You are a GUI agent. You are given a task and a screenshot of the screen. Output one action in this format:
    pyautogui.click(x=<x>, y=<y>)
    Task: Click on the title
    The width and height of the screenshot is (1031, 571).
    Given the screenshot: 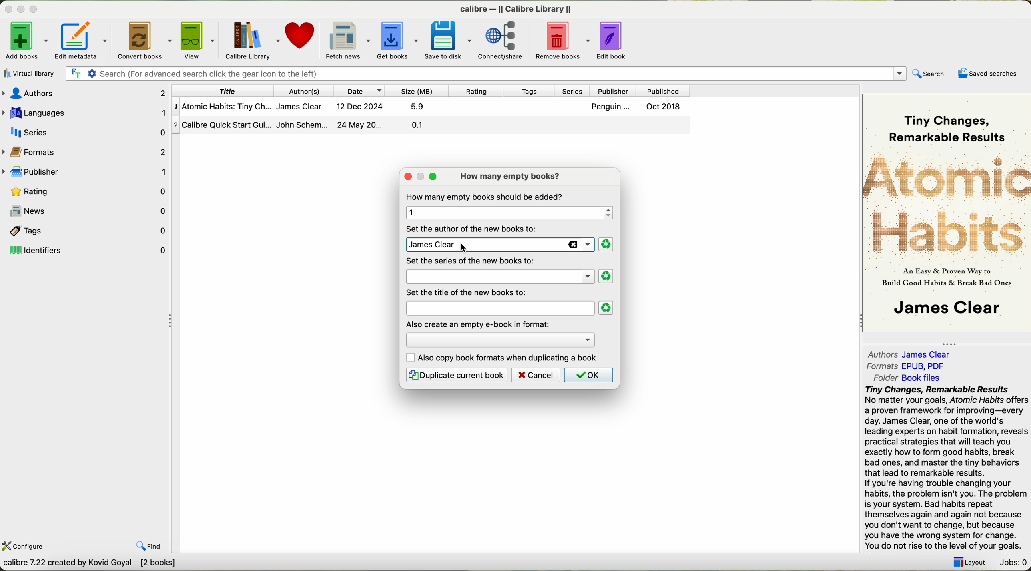 What is the action you would take?
    pyautogui.click(x=225, y=90)
    